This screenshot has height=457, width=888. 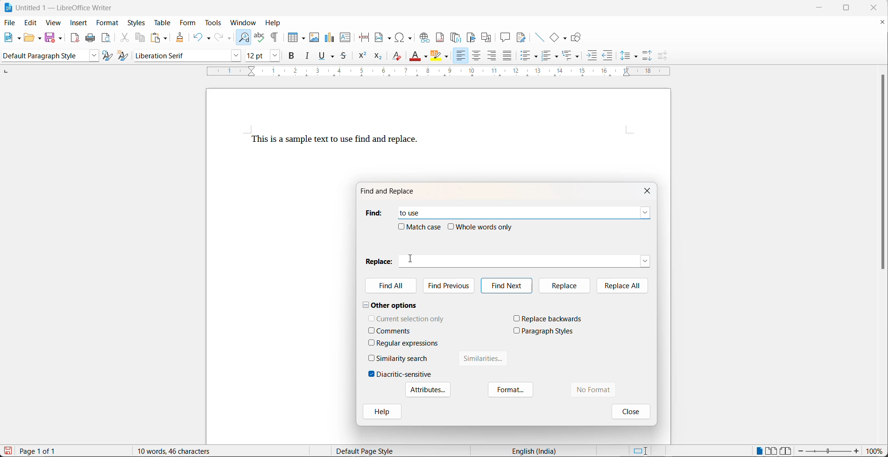 What do you see at coordinates (537, 450) in the screenshot?
I see `English (India)` at bounding box center [537, 450].